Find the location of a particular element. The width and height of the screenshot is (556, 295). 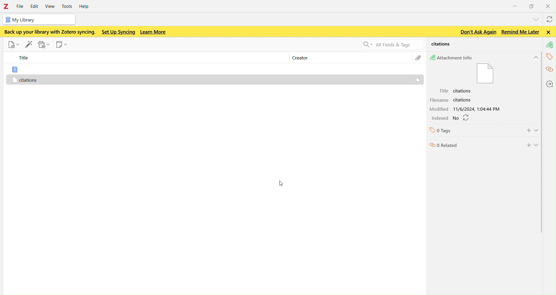

refresh  is located at coordinates (466, 118).